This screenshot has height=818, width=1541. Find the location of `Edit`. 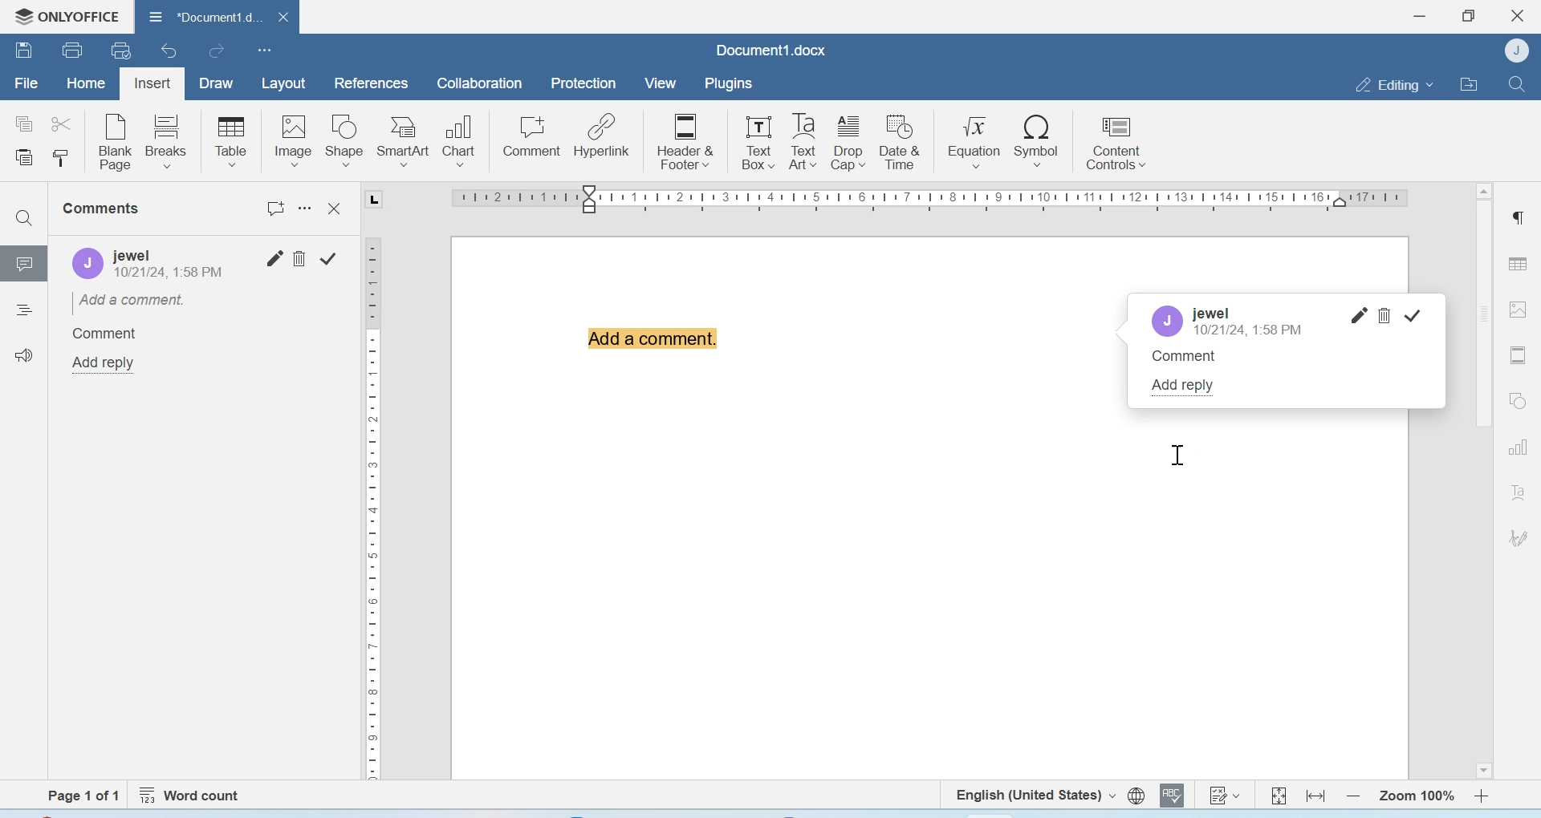

Edit is located at coordinates (275, 258).